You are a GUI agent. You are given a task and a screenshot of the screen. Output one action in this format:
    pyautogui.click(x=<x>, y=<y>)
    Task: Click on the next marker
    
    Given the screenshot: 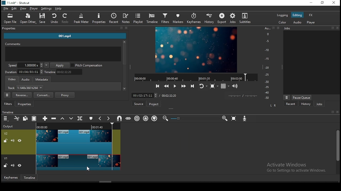 What is the action you would take?
    pyautogui.click(x=108, y=119)
    